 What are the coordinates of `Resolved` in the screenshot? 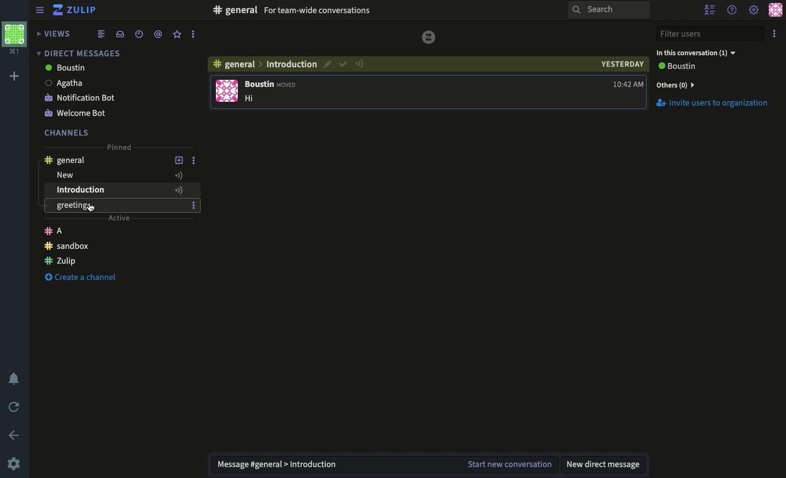 It's located at (343, 63).